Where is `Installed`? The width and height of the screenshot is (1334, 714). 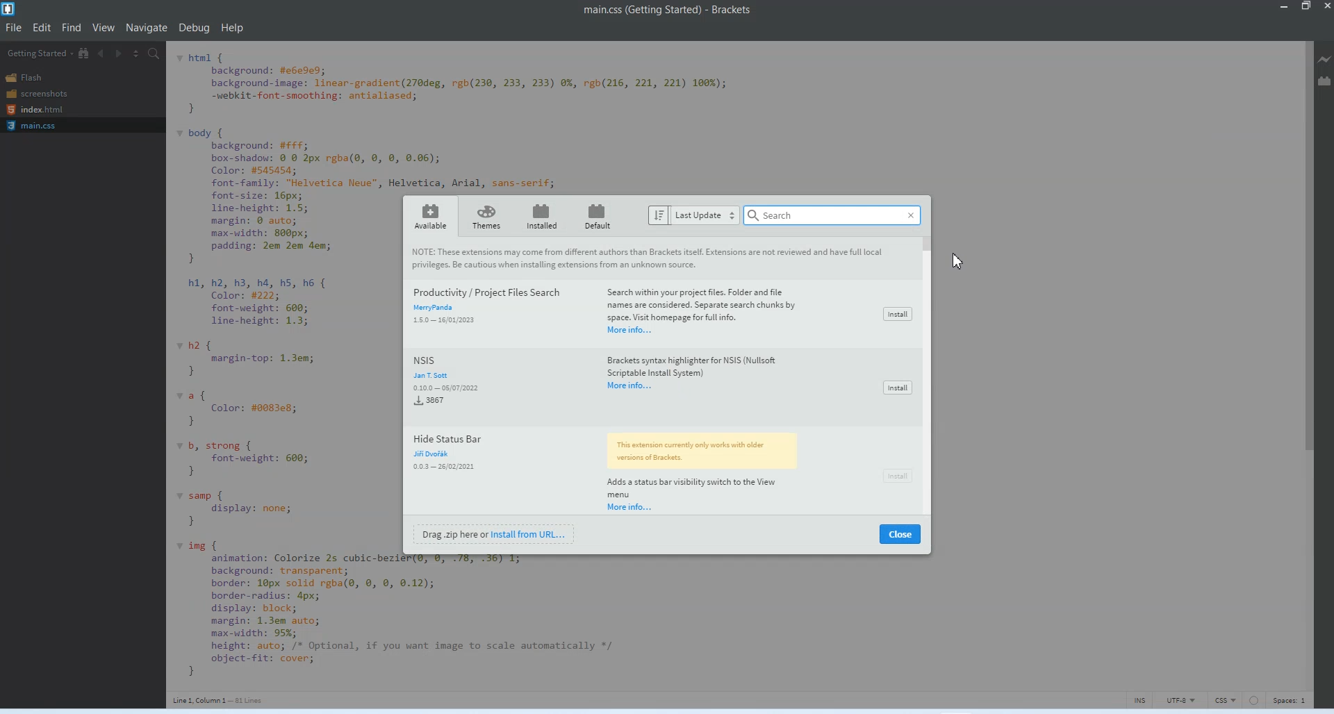 Installed is located at coordinates (538, 216).